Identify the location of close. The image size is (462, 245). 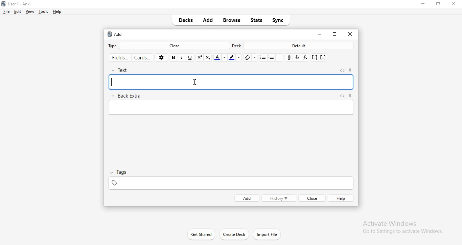
(311, 198).